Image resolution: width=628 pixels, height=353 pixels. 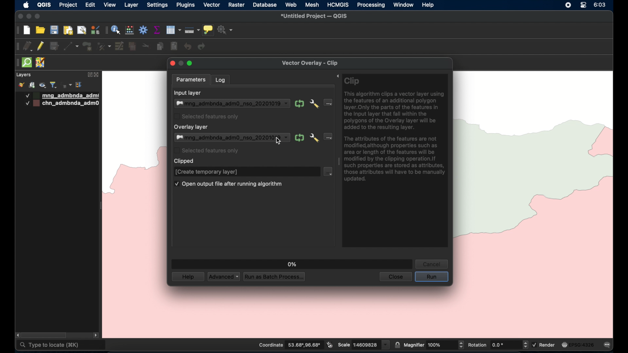 What do you see at coordinates (20, 16) in the screenshot?
I see `close` at bounding box center [20, 16].